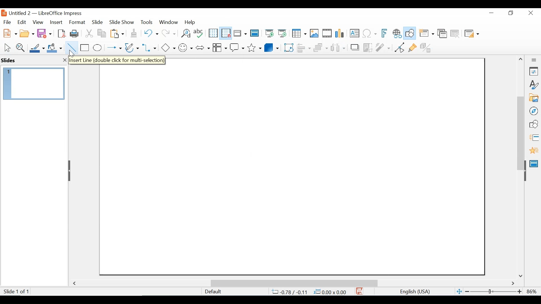 The width and height of the screenshot is (541, 304). What do you see at coordinates (240, 34) in the screenshot?
I see `Display Views` at bounding box center [240, 34].